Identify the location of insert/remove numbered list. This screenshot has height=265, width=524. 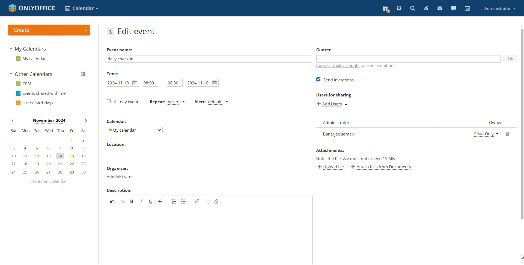
(174, 202).